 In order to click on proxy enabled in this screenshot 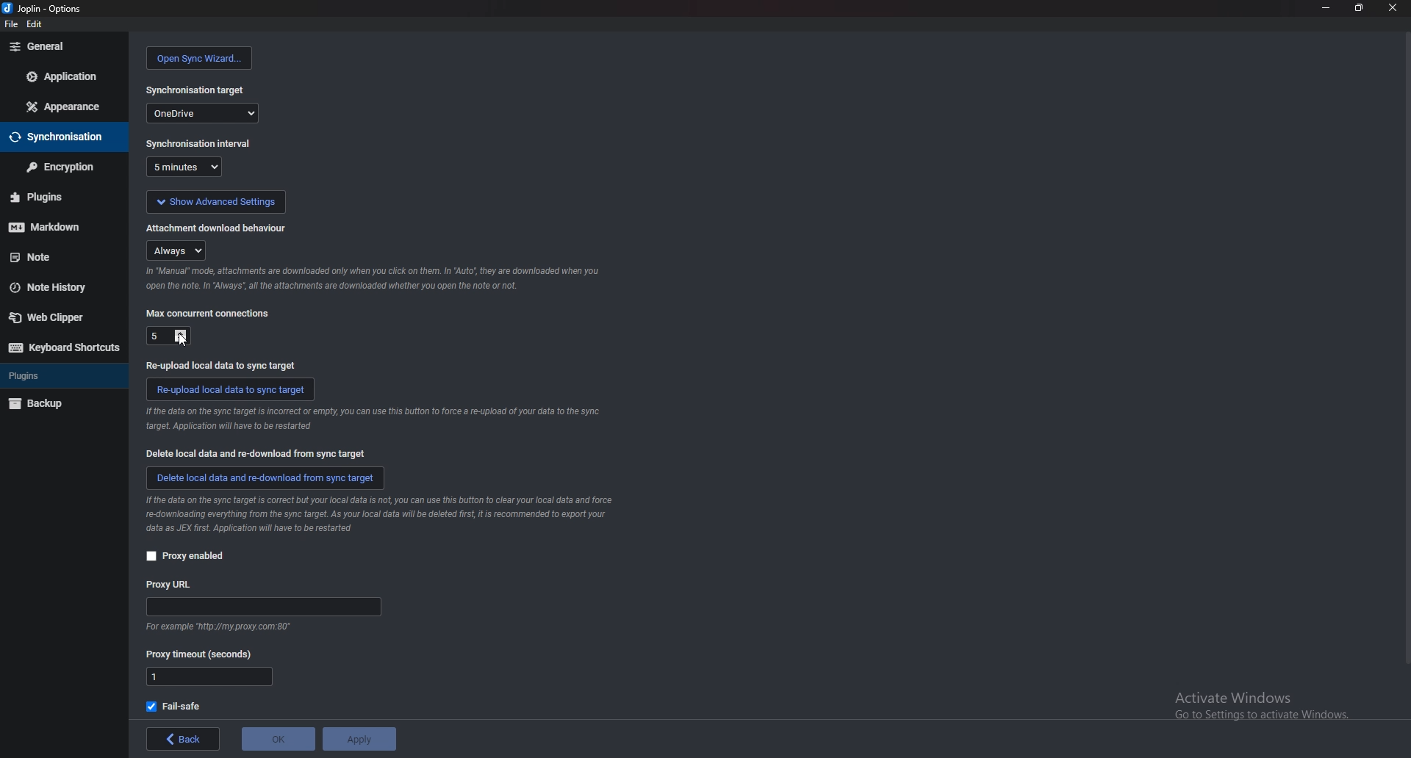, I will do `click(186, 557)`.